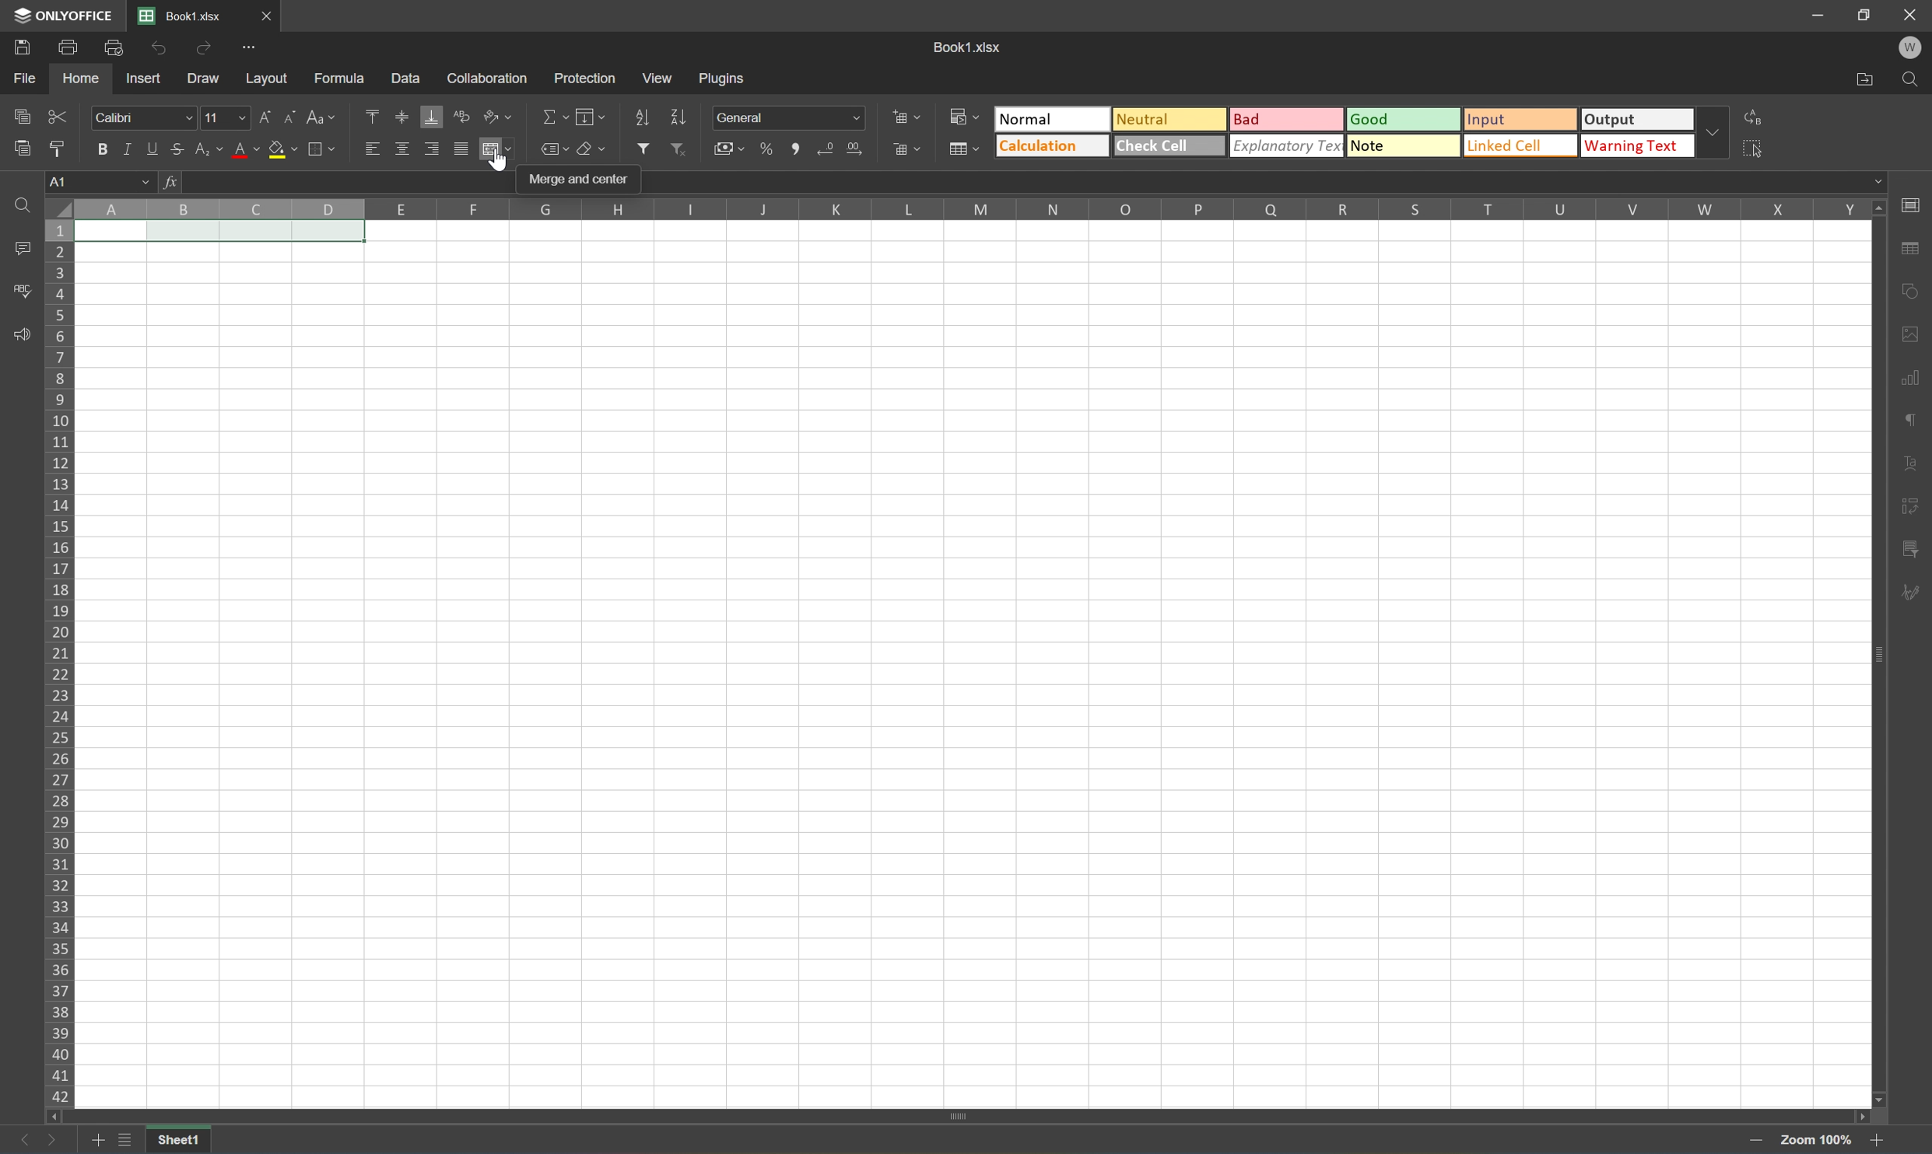 The image size is (1932, 1154). Describe the element at coordinates (26, 79) in the screenshot. I see `File` at that location.